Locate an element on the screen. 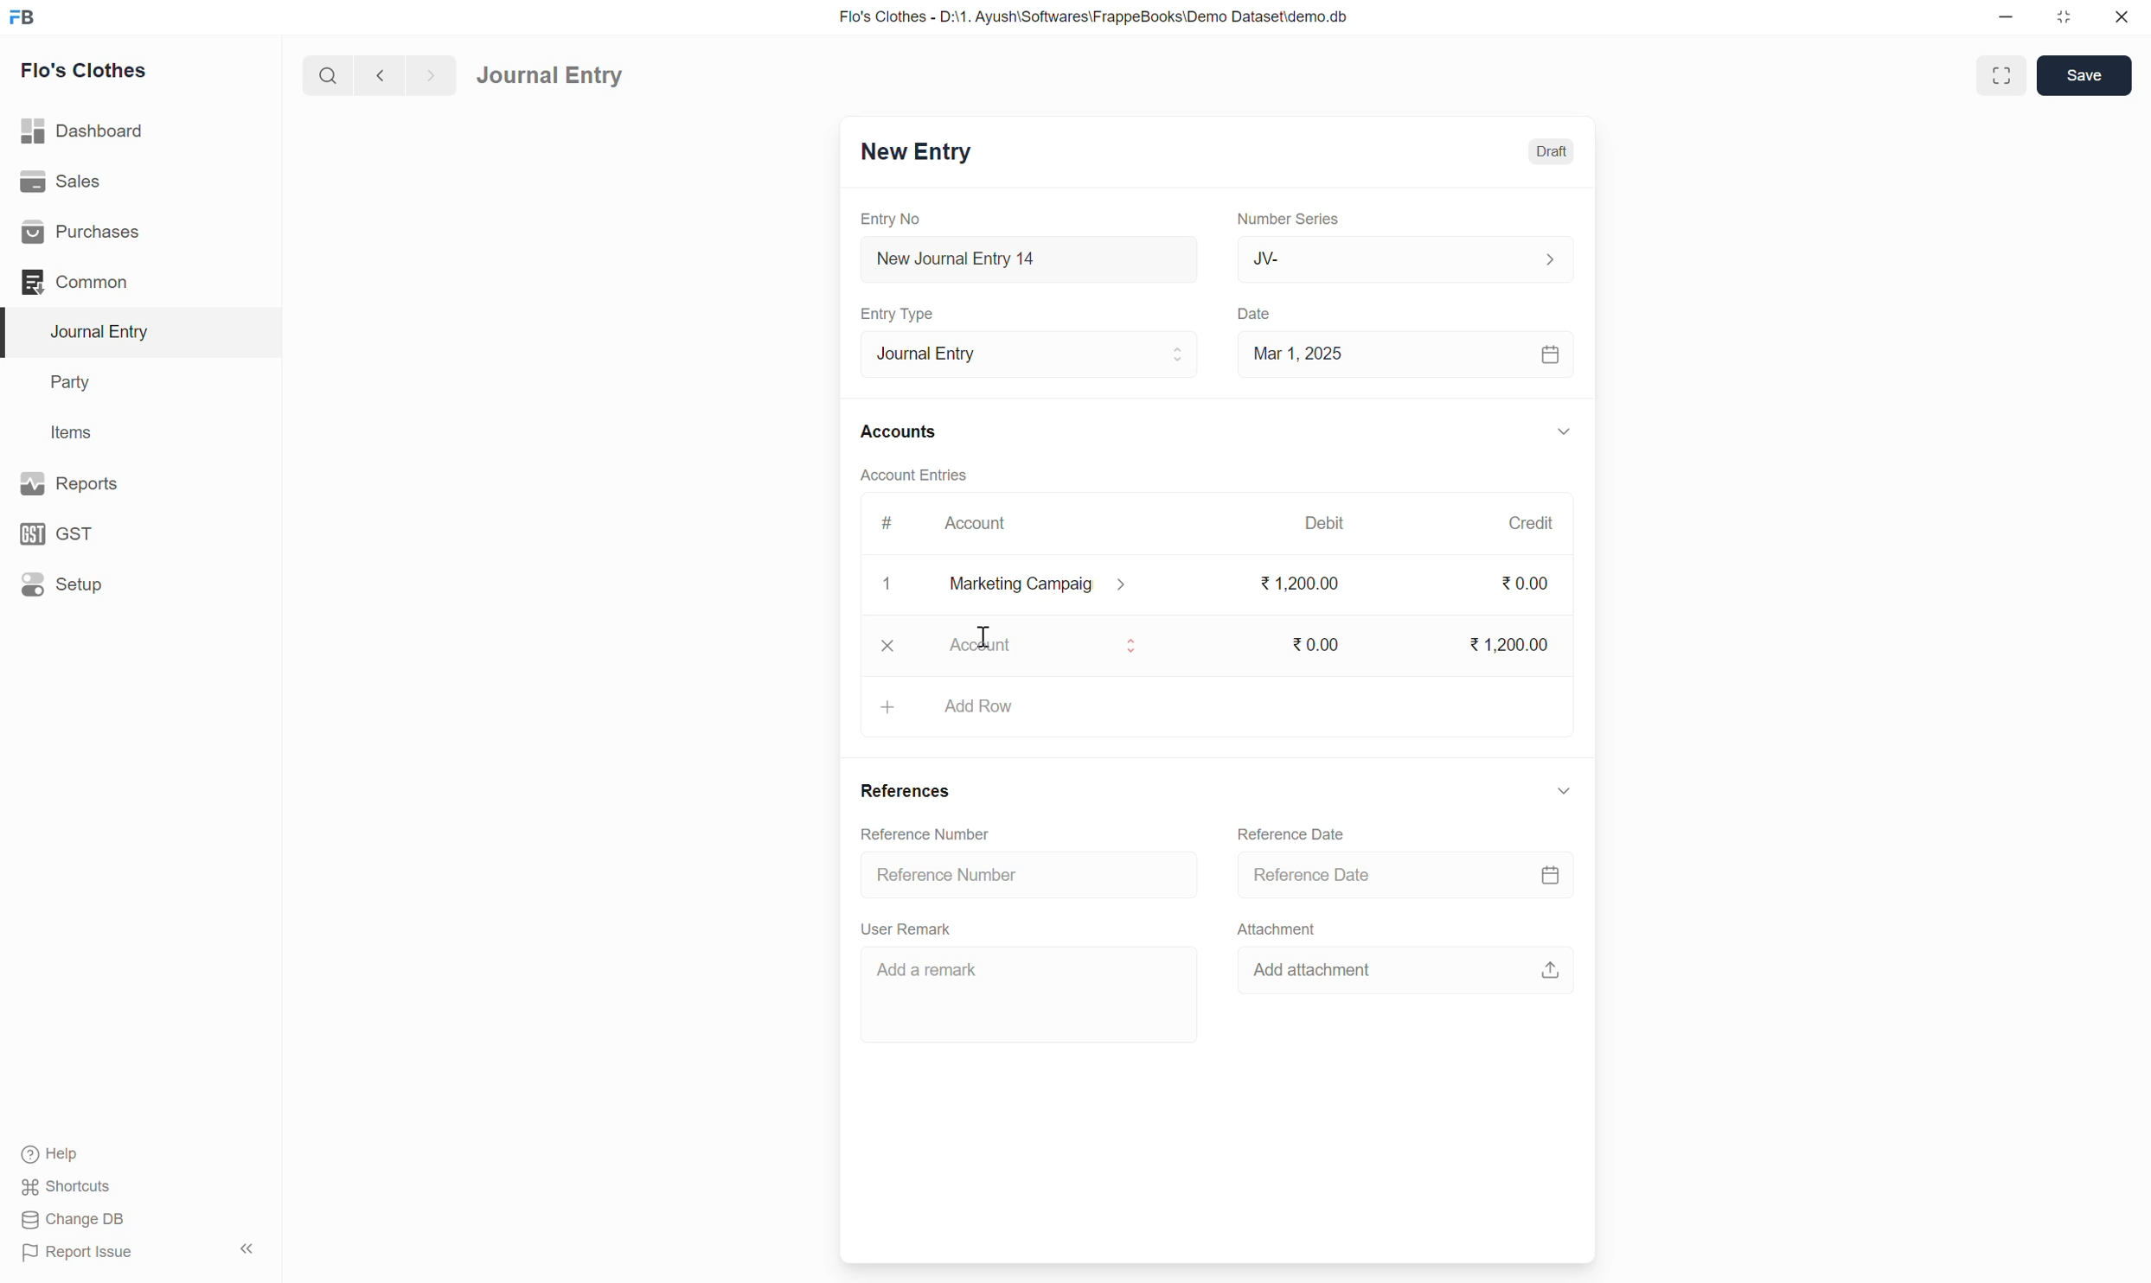 The width and height of the screenshot is (2151, 1283). calendar is located at coordinates (1552, 356).